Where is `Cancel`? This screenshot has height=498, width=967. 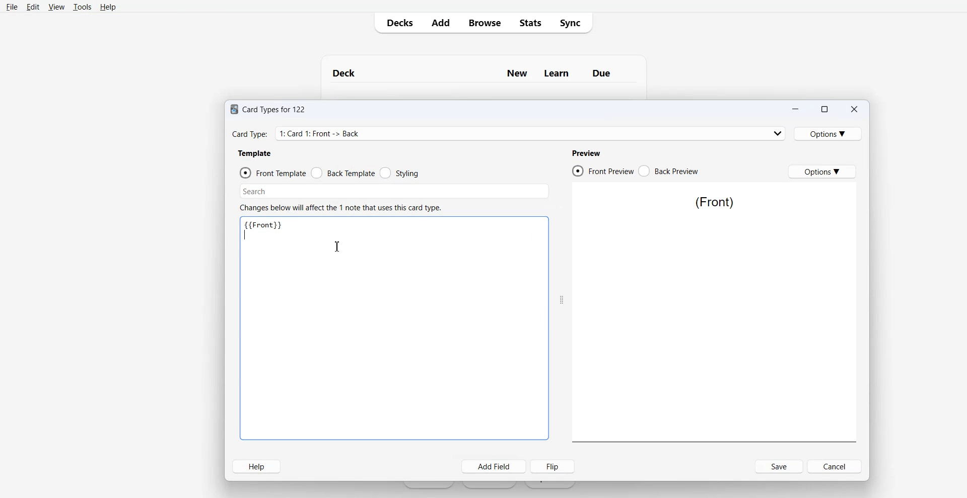 Cancel is located at coordinates (835, 466).